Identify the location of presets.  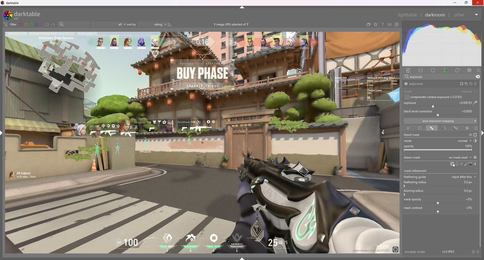
(478, 252).